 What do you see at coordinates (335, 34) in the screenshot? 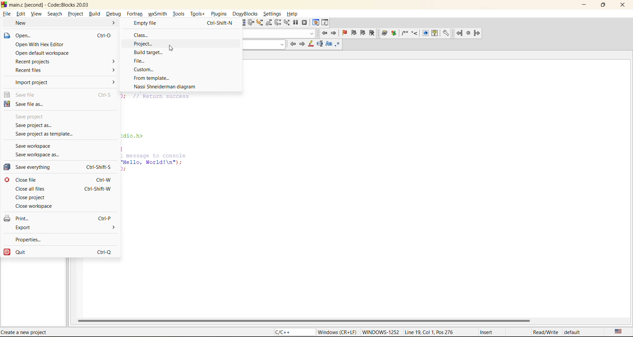
I see `jump forward` at bounding box center [335, 34].